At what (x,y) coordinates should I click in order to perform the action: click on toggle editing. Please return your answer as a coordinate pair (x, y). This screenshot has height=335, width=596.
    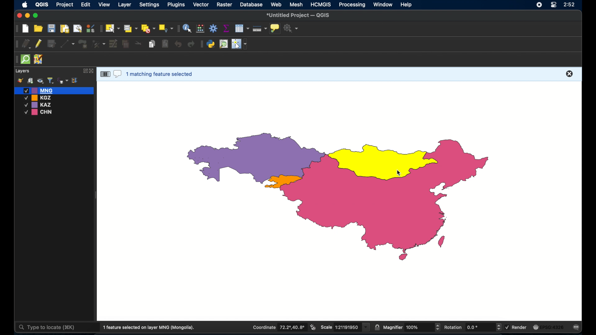
    Looking at the image, I should click on (39, 44).